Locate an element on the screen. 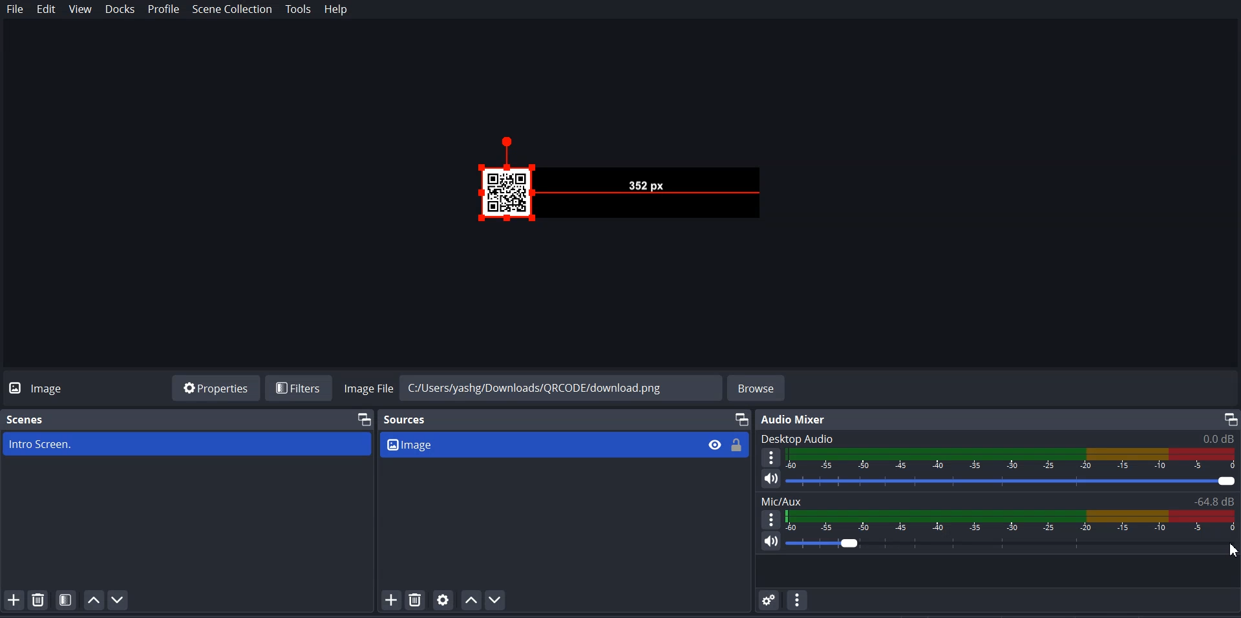 Image resolution: width=1241 pixels, height=618 pixels. Properties is located at coordinates (215, 387).